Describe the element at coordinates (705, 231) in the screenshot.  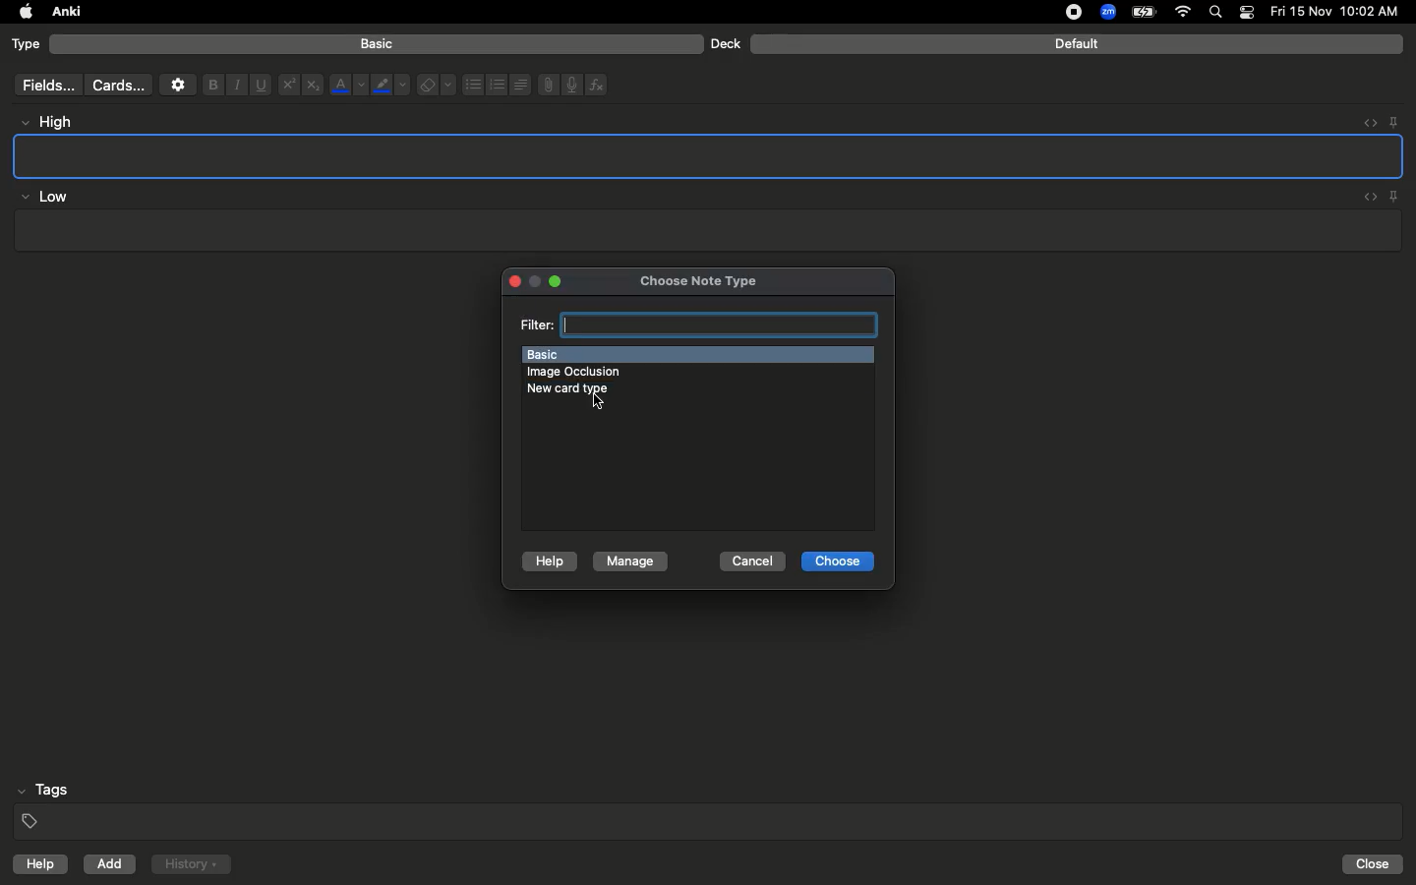
I see `Textbox` at that location.